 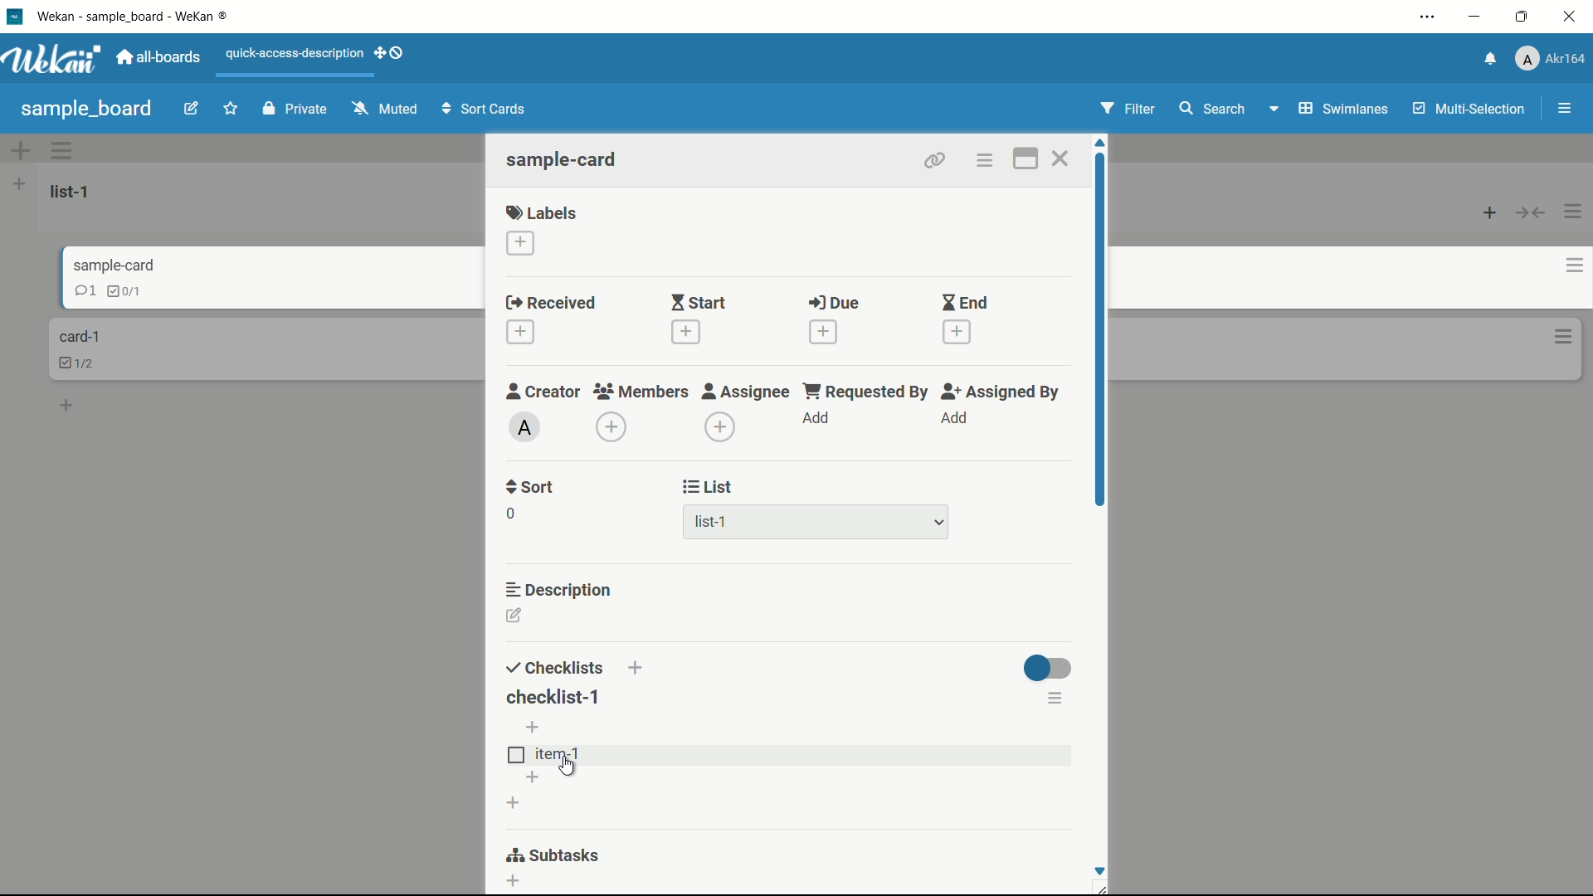 I want to click on multi-selection, so click(x=1469, y=109).